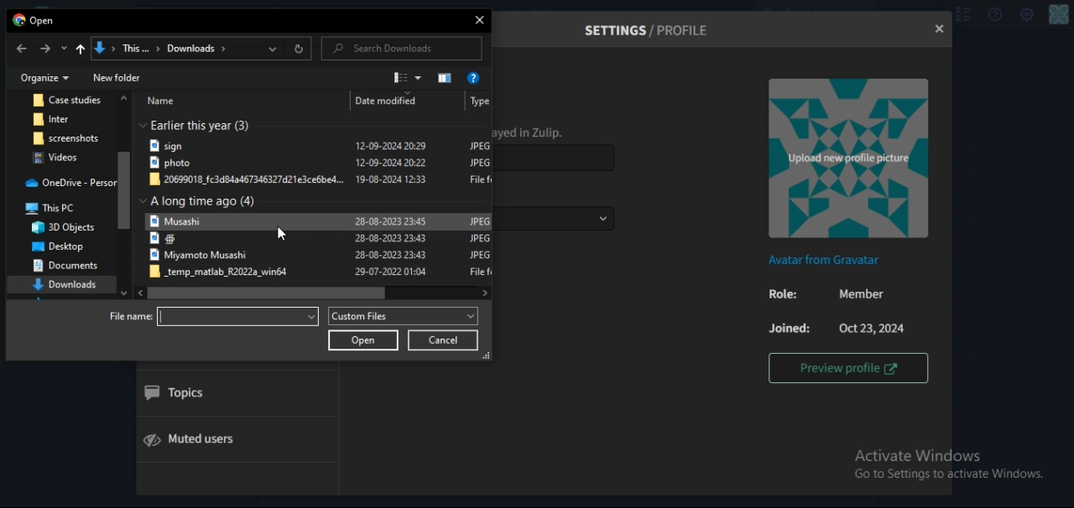 This screenshot has width=1074, height=508. What do you see at coordinates (388, 49) in the screenshot?
I see `search` at bounding box center [388, 49].